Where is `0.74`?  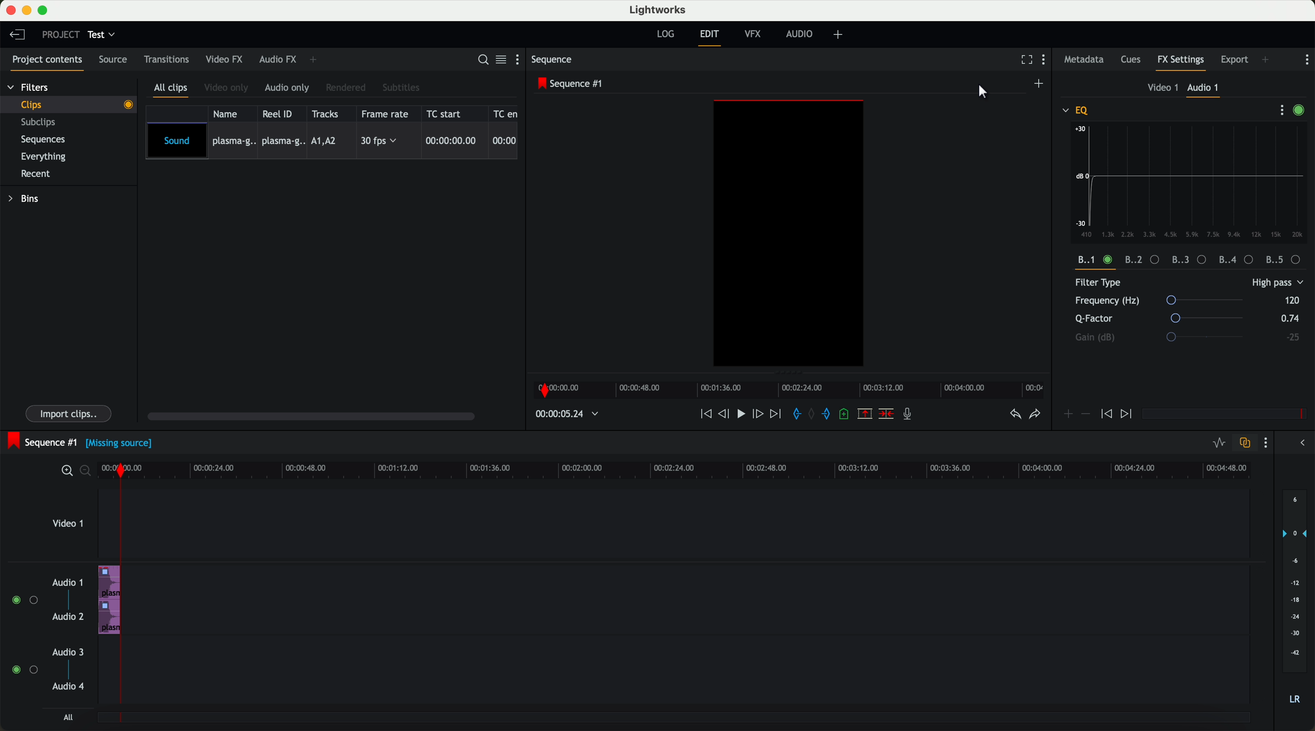
0.74 is located at coordinates (1287, 319).